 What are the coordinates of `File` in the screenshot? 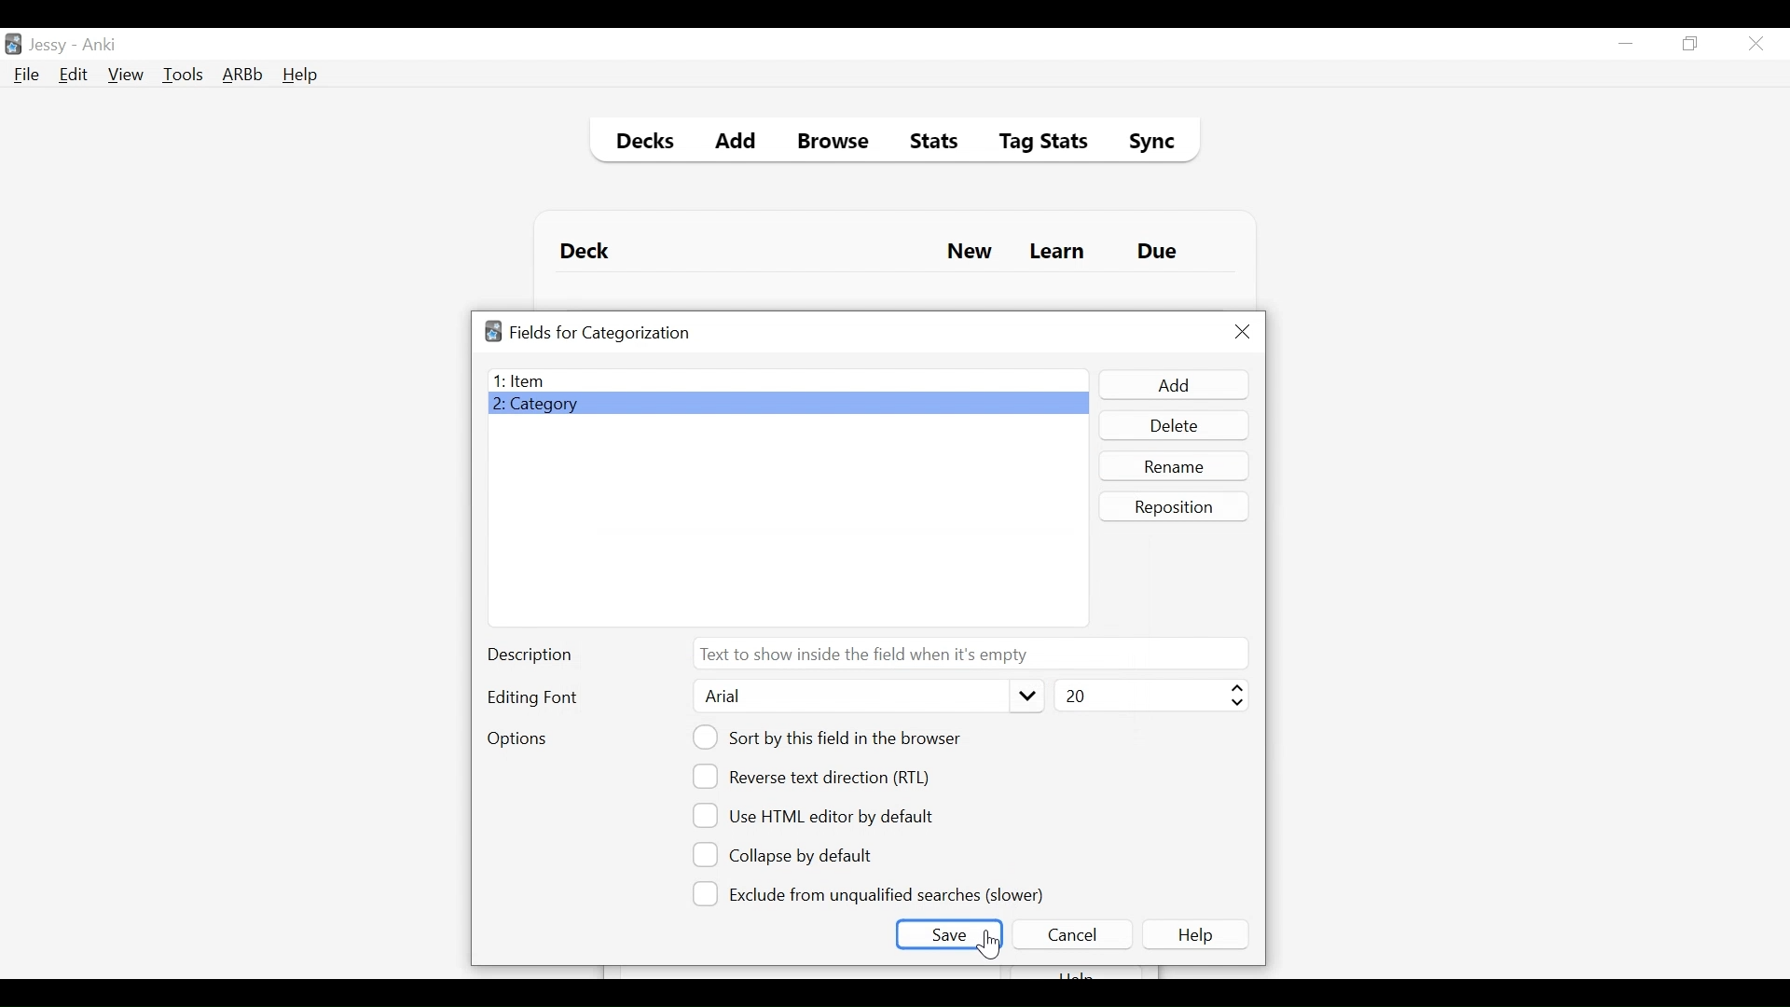 It's located at (27, 76).